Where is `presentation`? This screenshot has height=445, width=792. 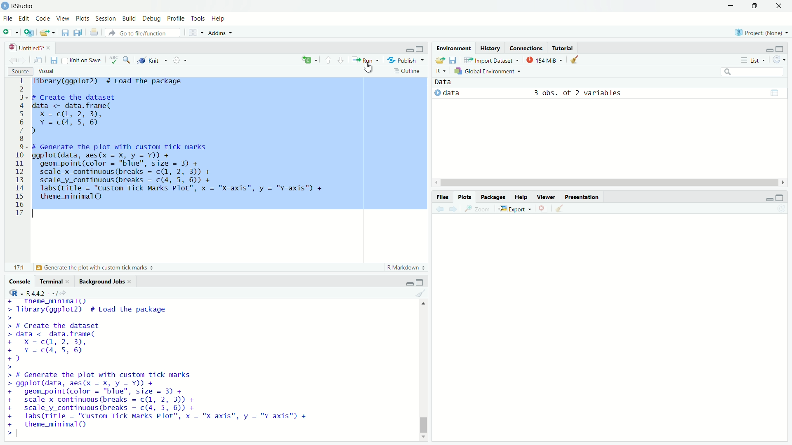
presentation is located at coordinates (582, 196).